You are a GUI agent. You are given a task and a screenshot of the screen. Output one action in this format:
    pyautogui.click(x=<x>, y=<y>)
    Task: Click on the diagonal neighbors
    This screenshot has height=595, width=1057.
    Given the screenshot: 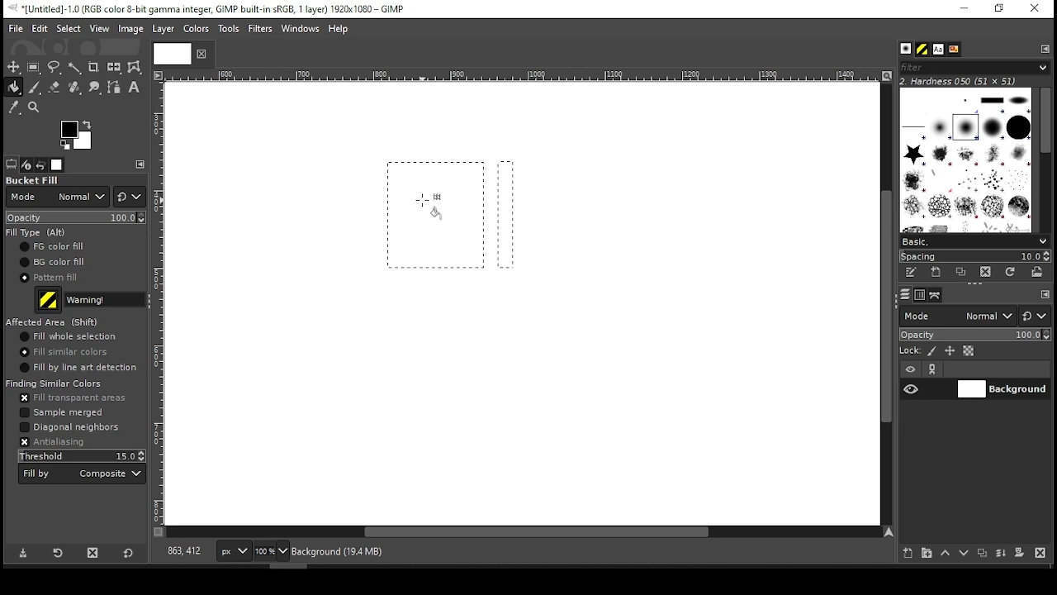 What is the action you would take?
    pyautogui.click(x=69, y=427)
    